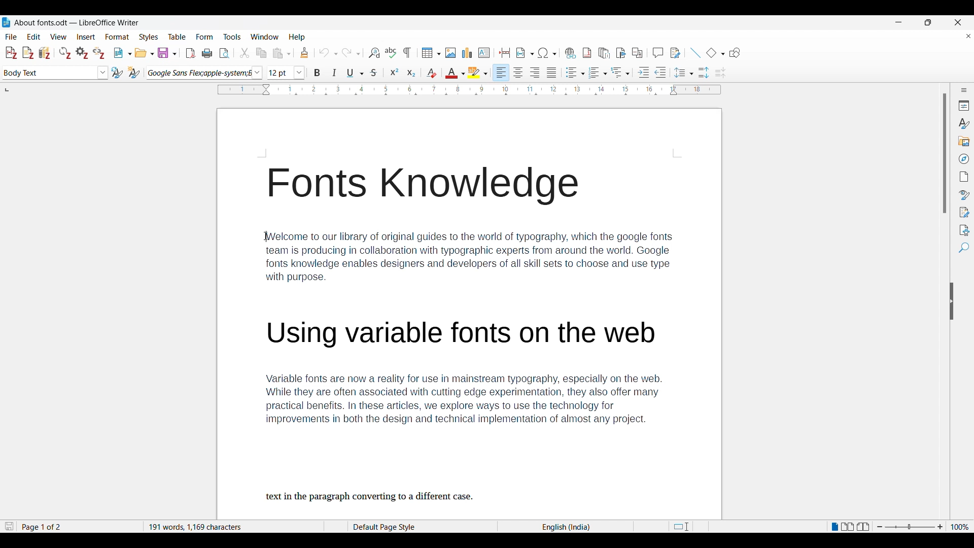  Describe the element at coordinates (547, 53) in the screenshot. I see `Special character options` at that location.